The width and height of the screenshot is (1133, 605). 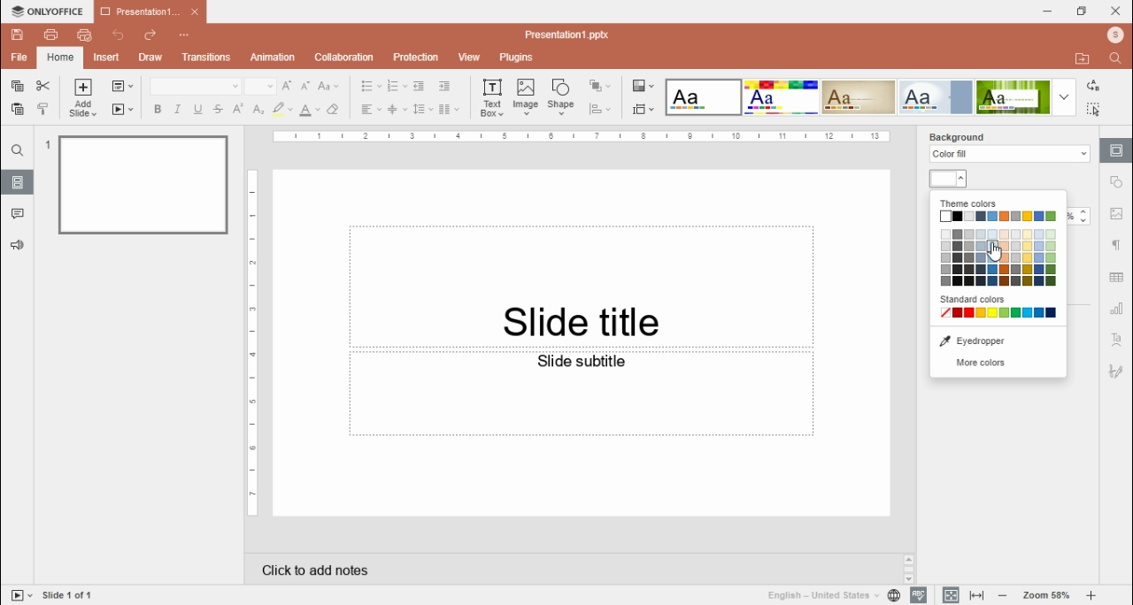 I want to click on theme 3, so click(x=859, y=97).